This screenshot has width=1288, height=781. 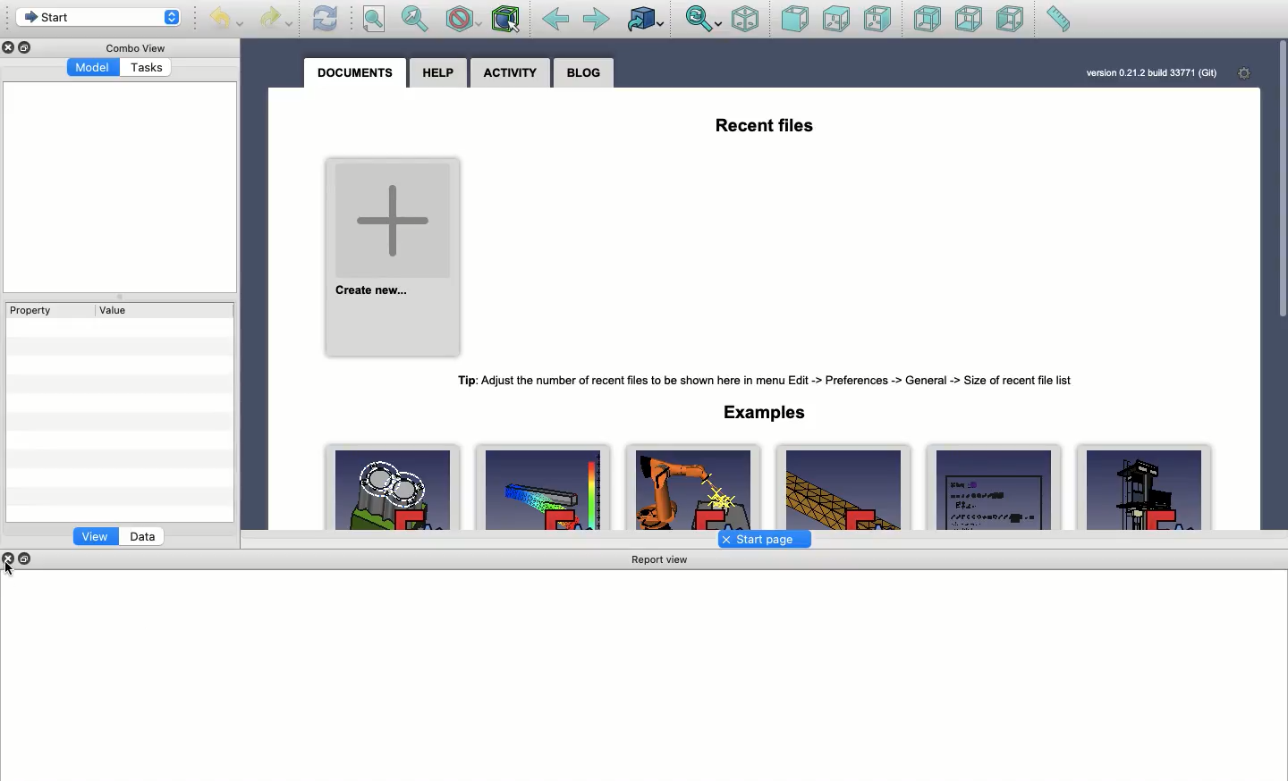 I want to click on Property , so click(x=37, y=312).